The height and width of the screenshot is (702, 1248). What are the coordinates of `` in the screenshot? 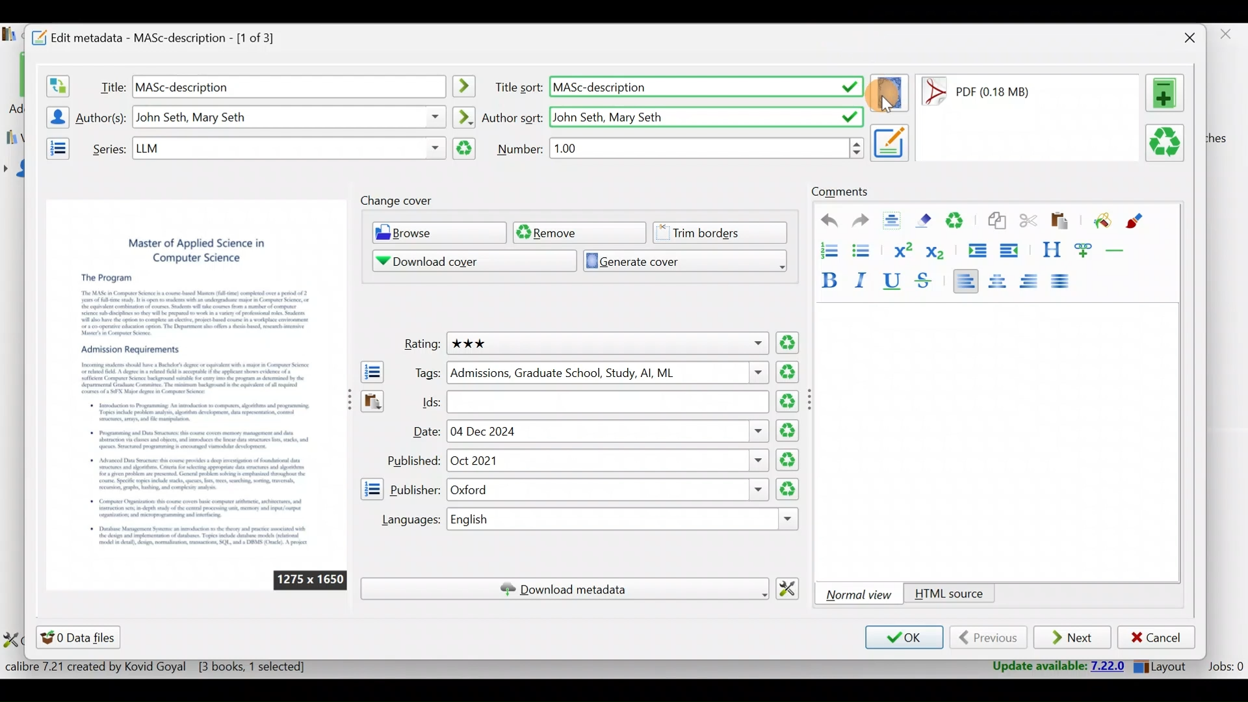 It's located at (708, 148).